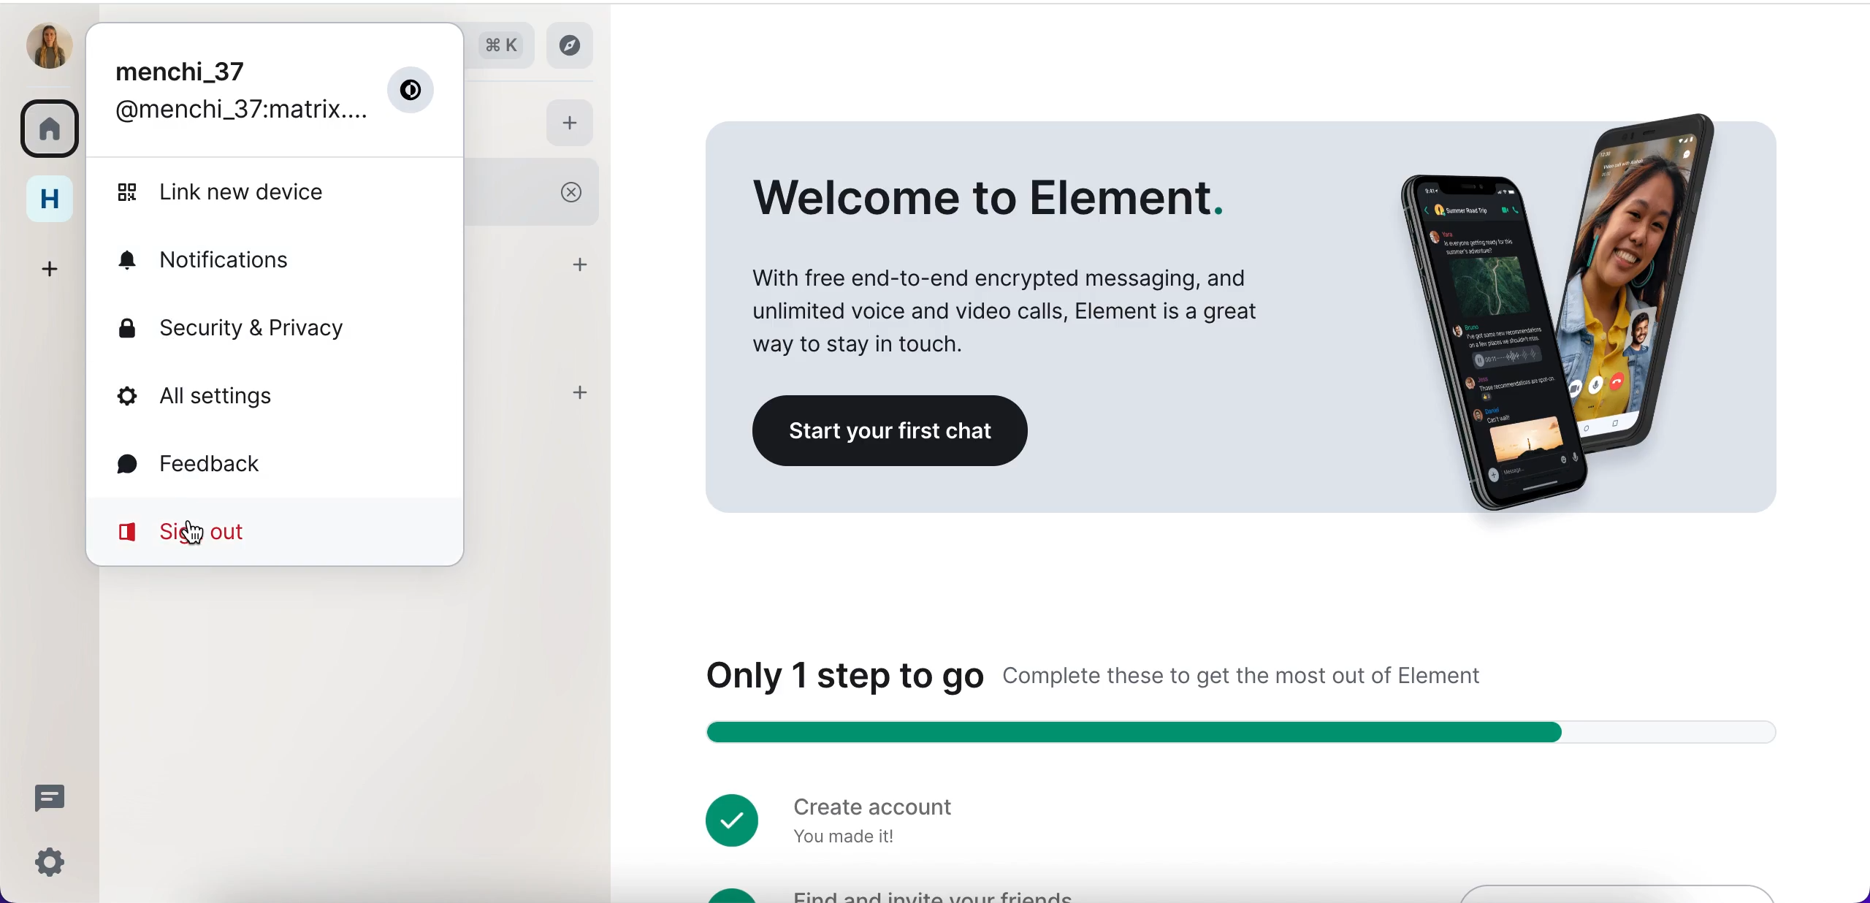 Image resolution: width=1870 pixels, height=903 pixels. I want to click on user, so click(50, 45).